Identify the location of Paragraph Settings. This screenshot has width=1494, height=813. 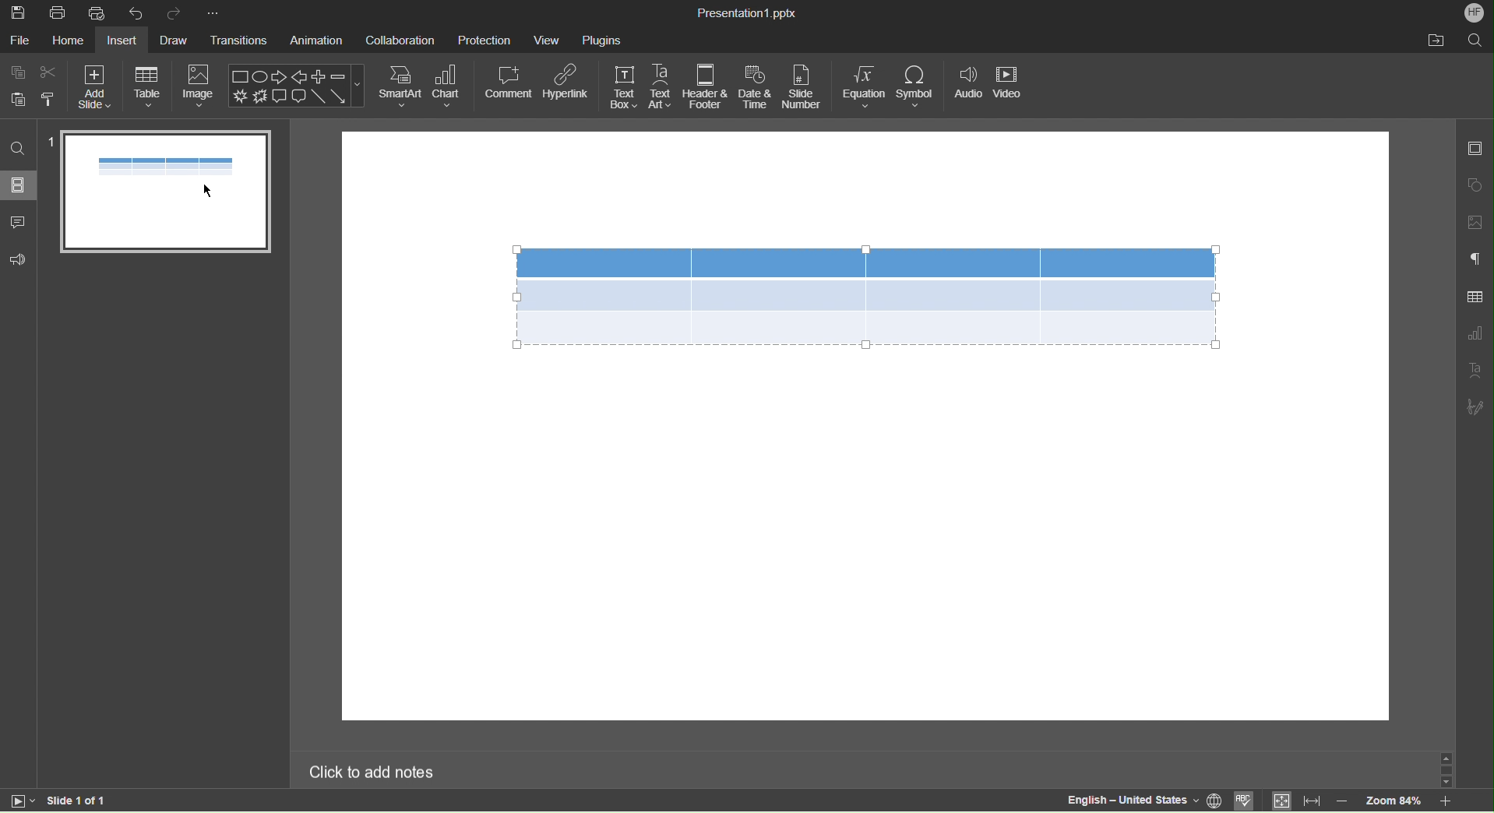
(1475, 260).